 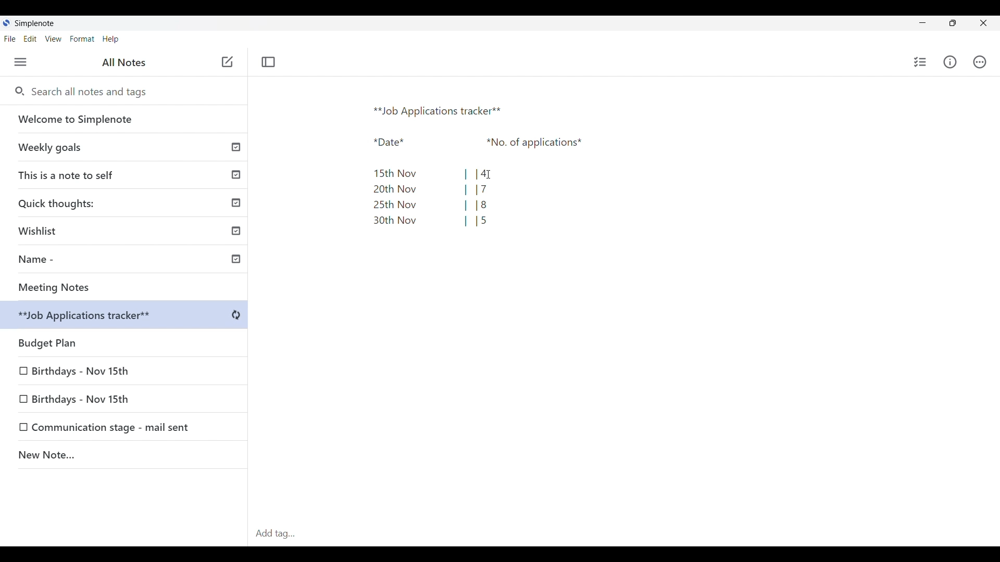 I want to click on Actions, so click(x=980, y=62).